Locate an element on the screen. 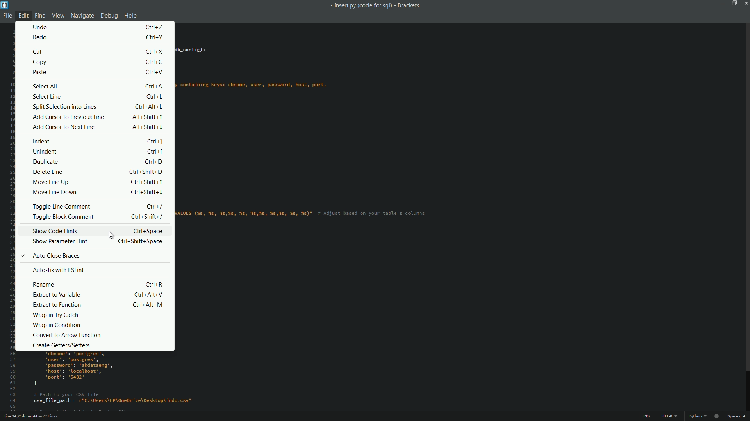 The image size is (750, 421). keyboard shortcut is located at coordinates (147, 217).